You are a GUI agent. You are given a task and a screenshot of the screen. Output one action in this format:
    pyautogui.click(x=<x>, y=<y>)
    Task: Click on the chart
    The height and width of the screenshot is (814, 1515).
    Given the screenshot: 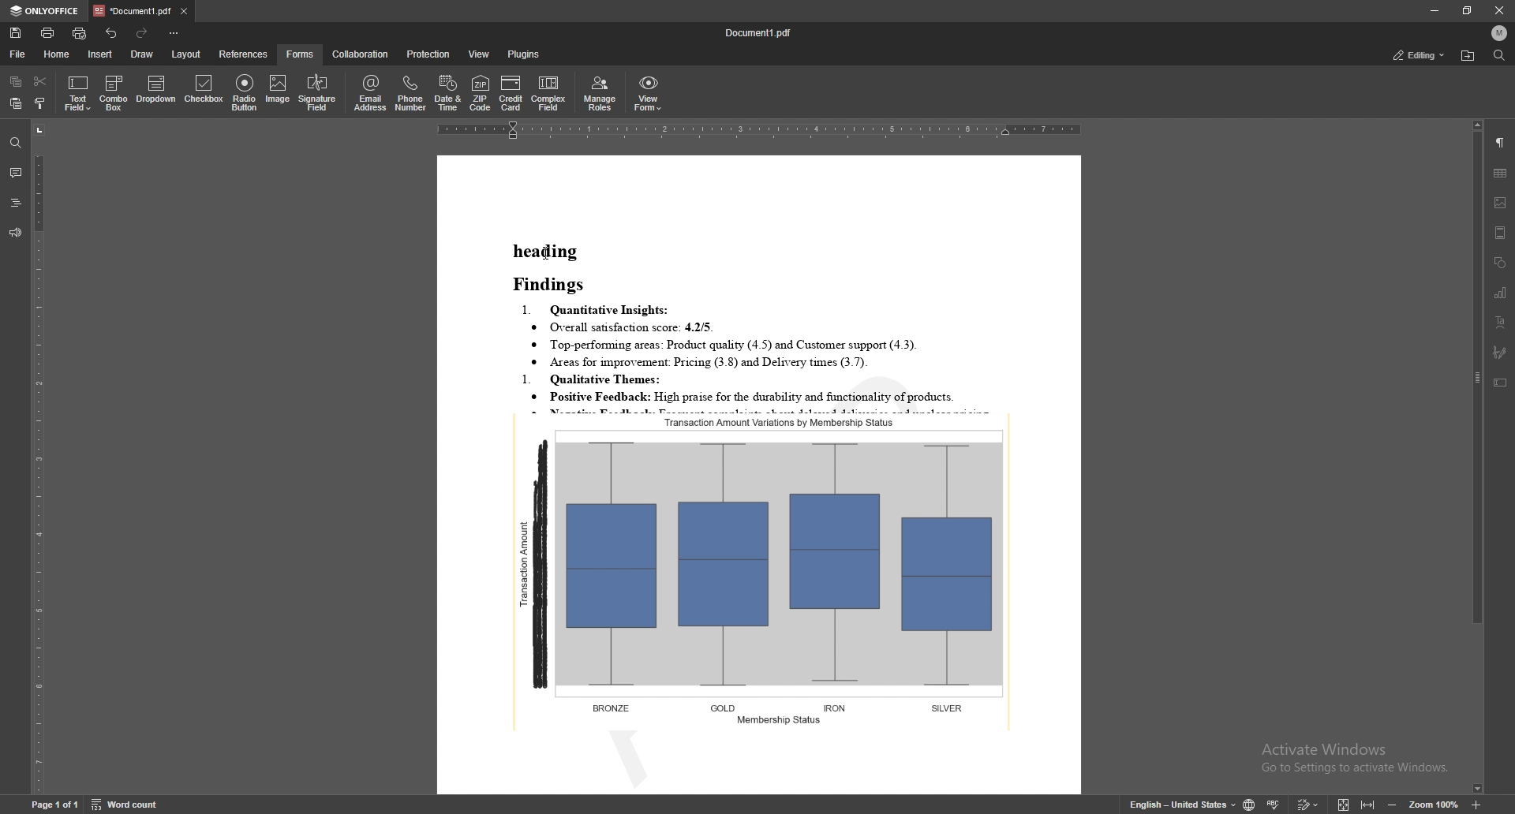 What is the action you would take?
    pyautogui.click(x=1501, y=293)
    